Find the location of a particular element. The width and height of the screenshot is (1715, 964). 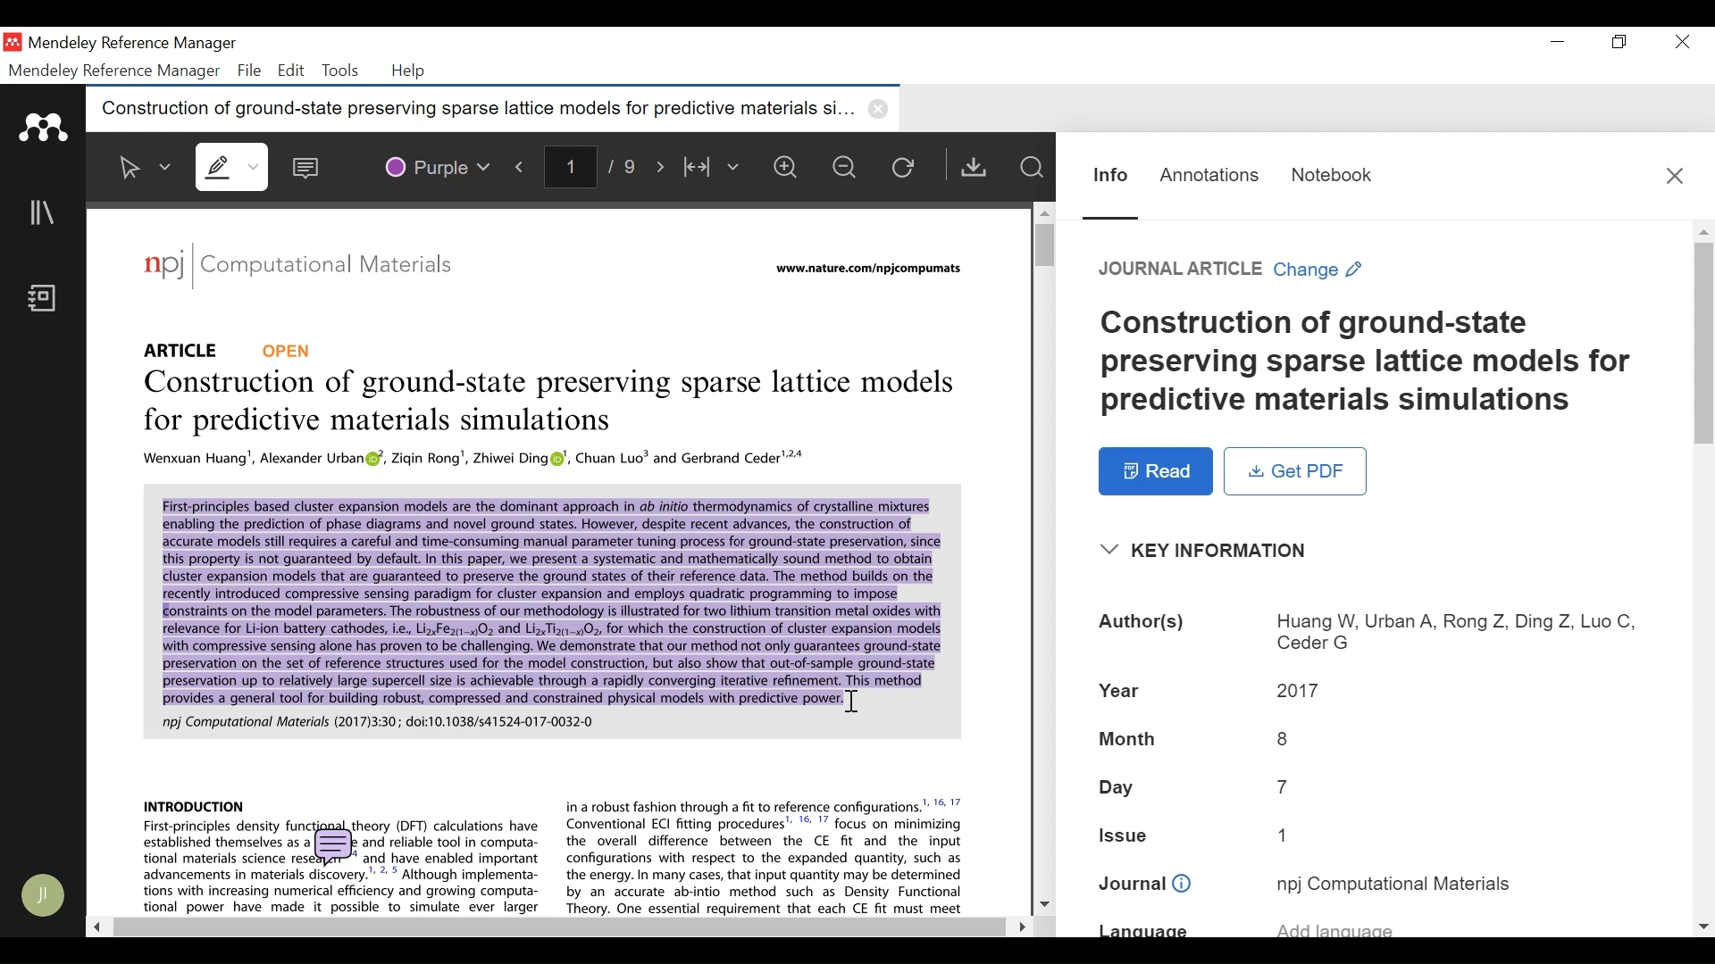

Scroll up is located at coordinates (1703, 231).